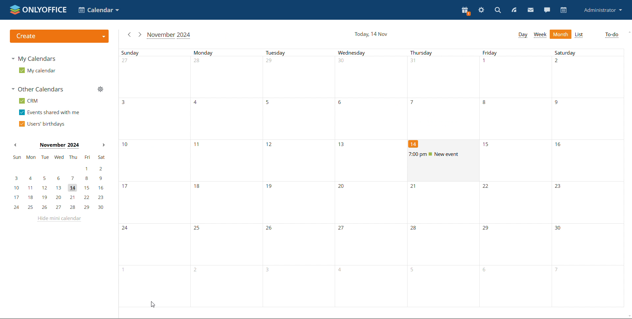 Image resolution: width=632 pixels, height=319 pixels. Describe the element at coordinates (413, 102) in the screenshot. I see `number` at that location.